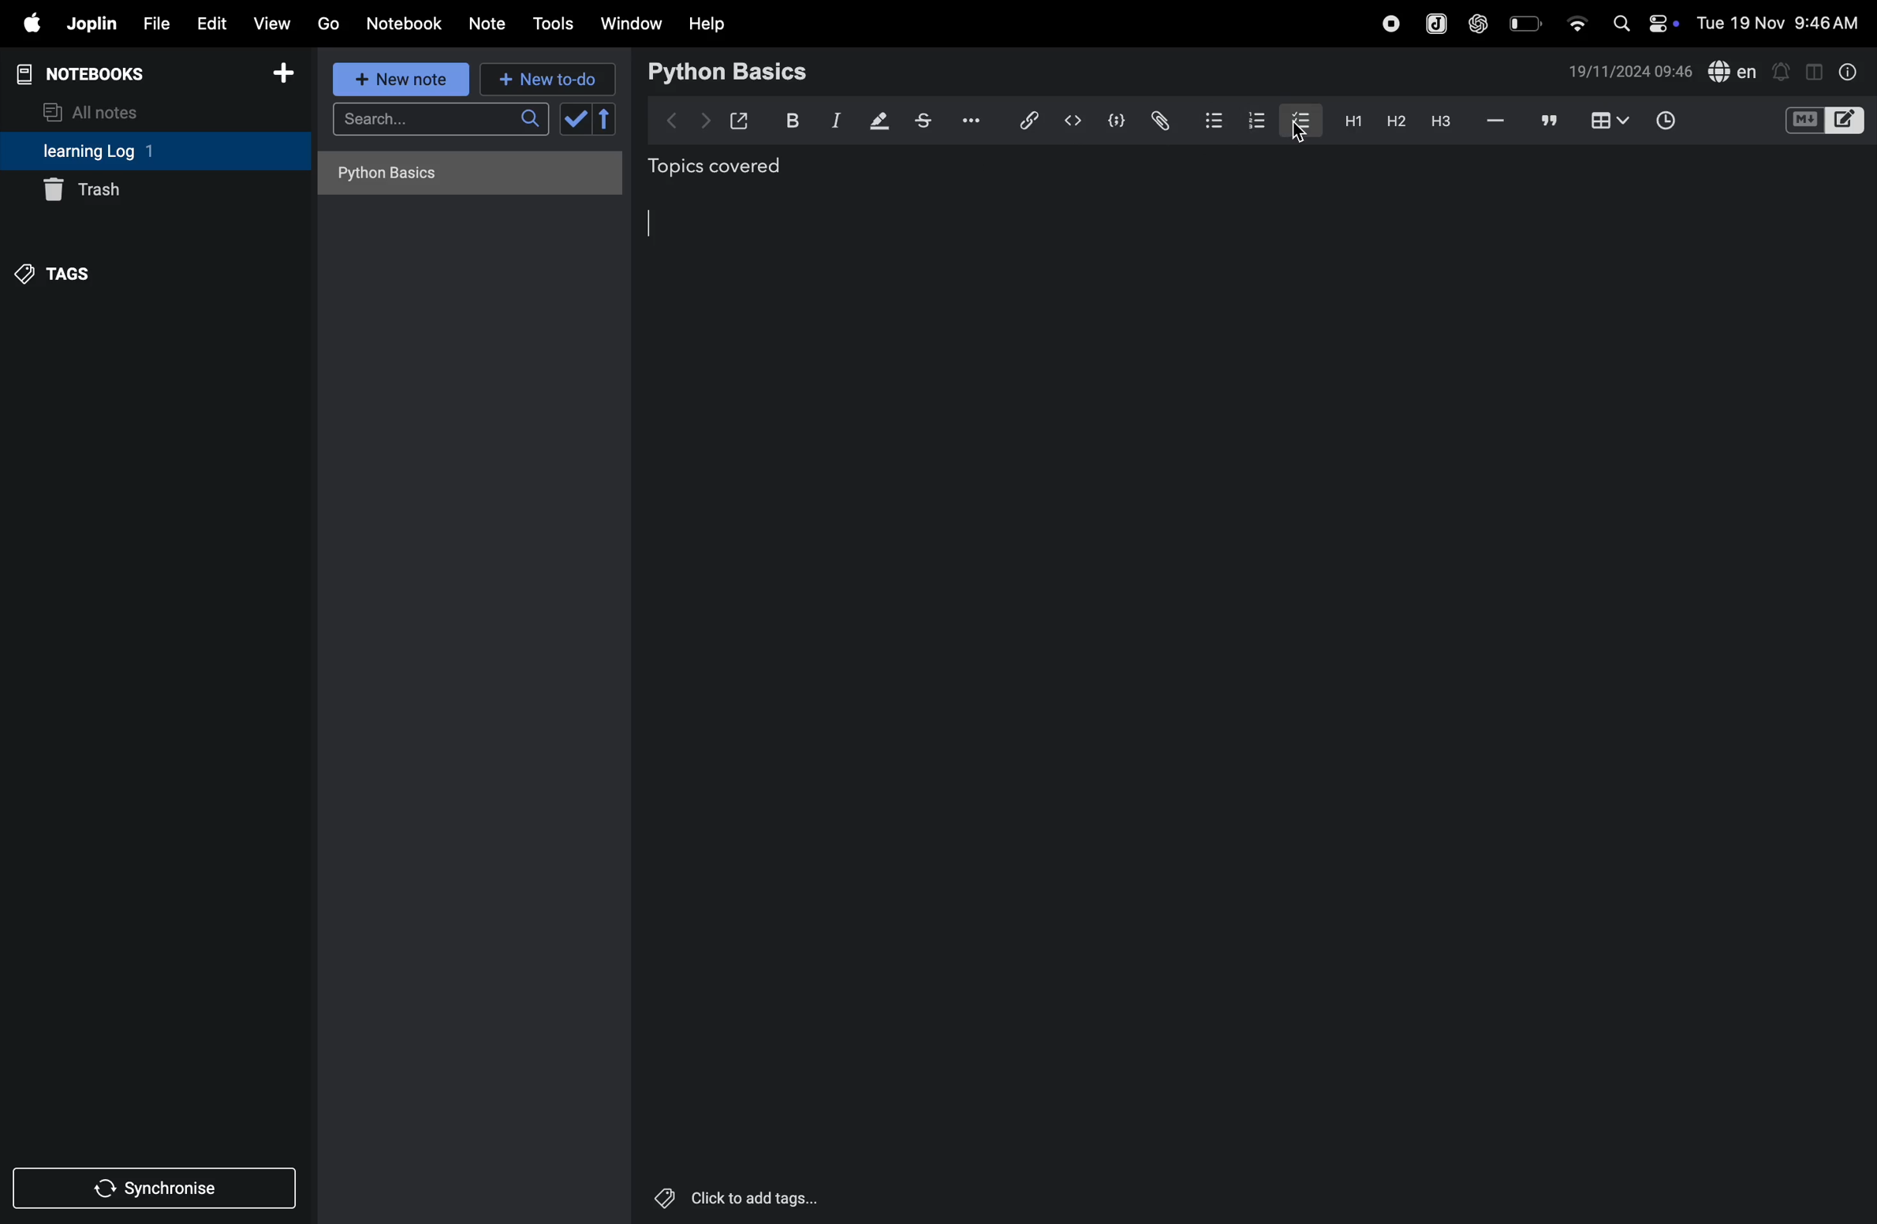  Describe the element at coordinates (1252, 119) in the screenshot. I see `numbered list` at that location.